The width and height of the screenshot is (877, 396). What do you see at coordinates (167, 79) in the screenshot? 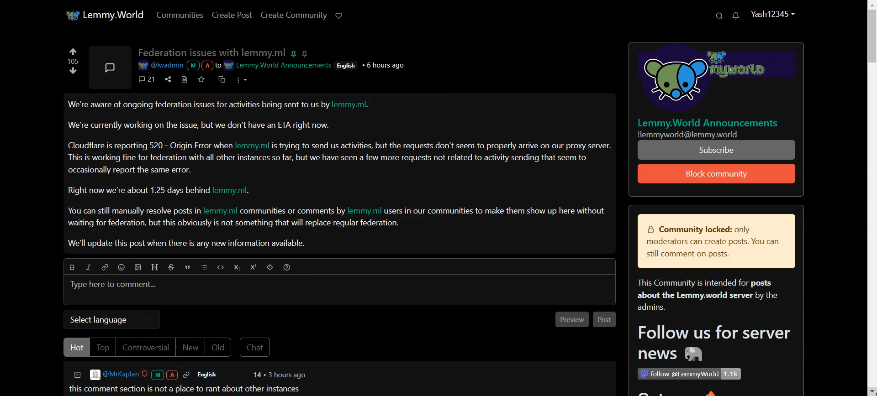
I see `Share` at bounding box center [167, 79].